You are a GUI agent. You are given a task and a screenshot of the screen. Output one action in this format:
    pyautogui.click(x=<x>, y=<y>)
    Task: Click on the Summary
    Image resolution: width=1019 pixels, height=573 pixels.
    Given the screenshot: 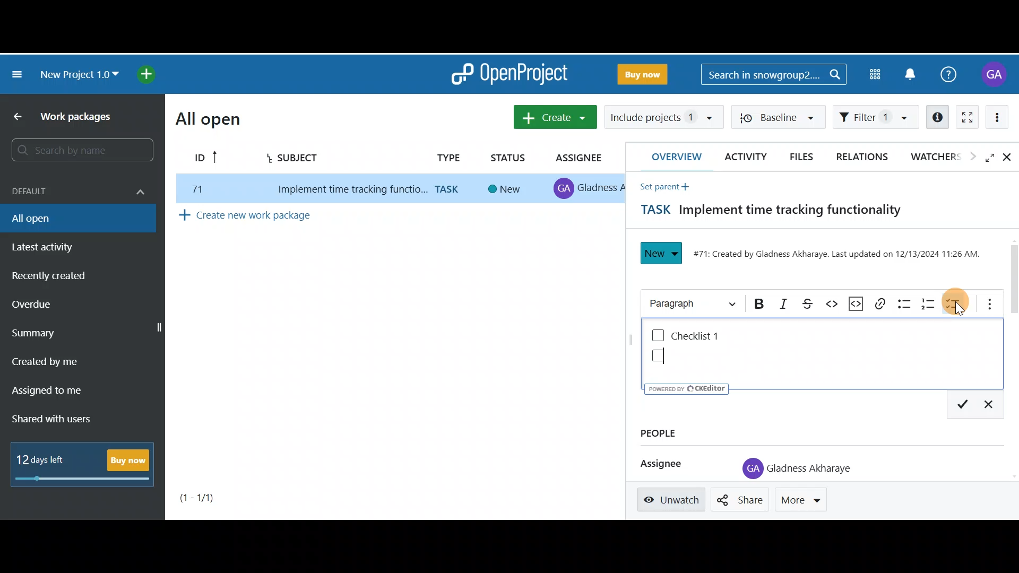 What is the action you would take?
    pyautogui.click(x=44, y=332)
    